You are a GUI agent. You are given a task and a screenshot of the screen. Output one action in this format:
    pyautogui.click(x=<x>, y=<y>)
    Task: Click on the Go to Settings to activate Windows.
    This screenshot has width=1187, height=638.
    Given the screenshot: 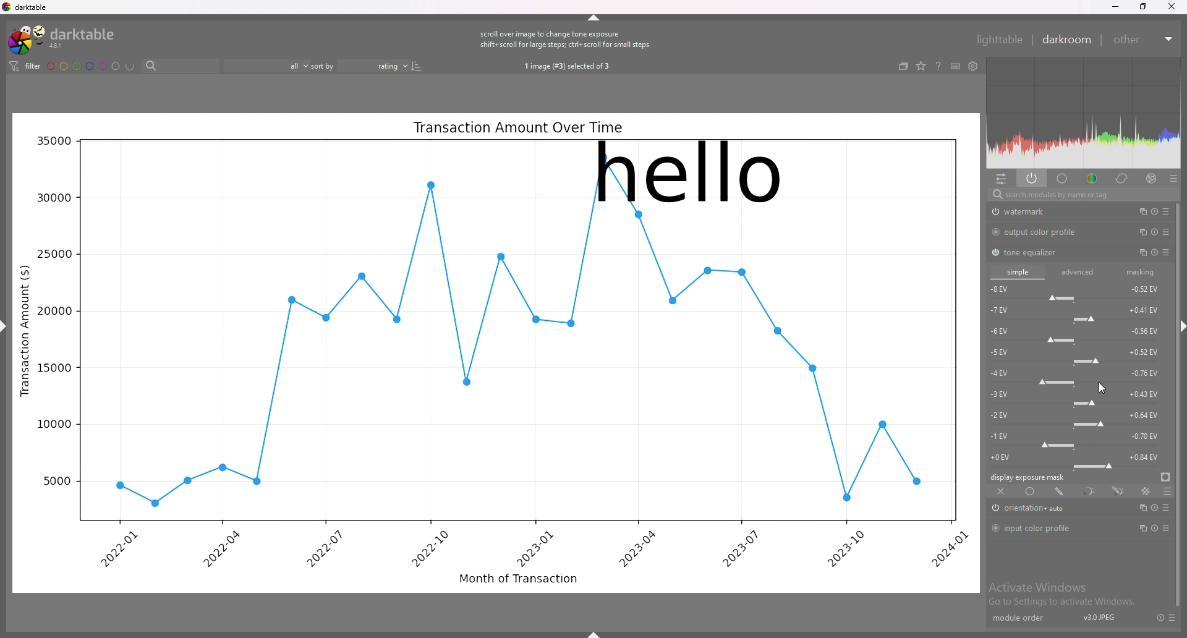 What is the action you would take?
    pyautogui.click(x=1063, y=603)
    